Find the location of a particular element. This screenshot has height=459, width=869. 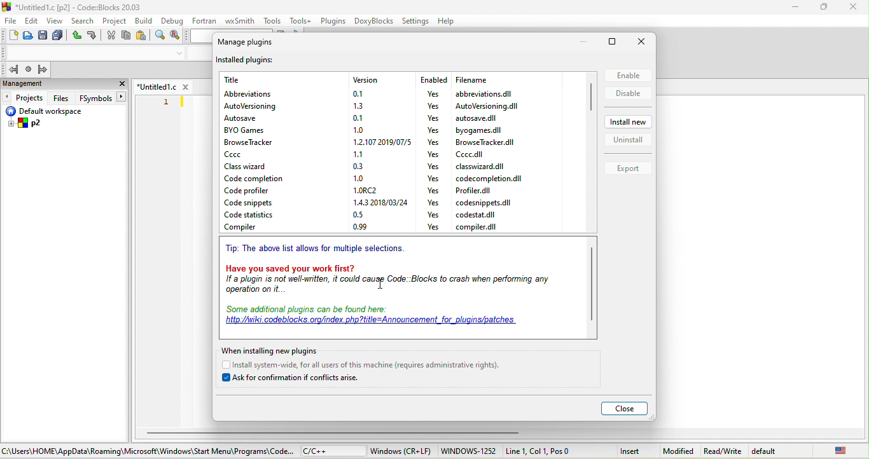

close is located at coordinates (122, 85).